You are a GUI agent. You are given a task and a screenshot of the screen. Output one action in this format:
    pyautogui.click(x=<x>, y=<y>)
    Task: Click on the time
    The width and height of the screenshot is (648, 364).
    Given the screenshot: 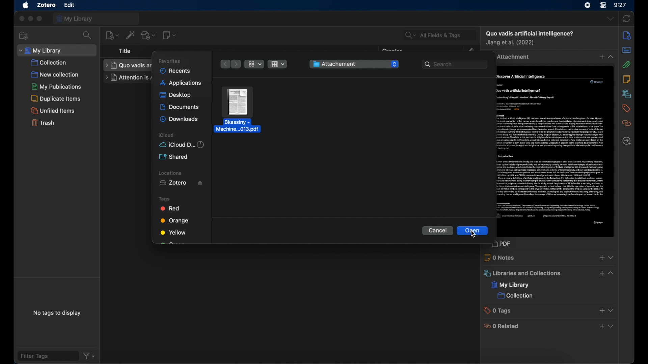 What is the action you would take?
    pyautogui.click(x=620, y=5)
    